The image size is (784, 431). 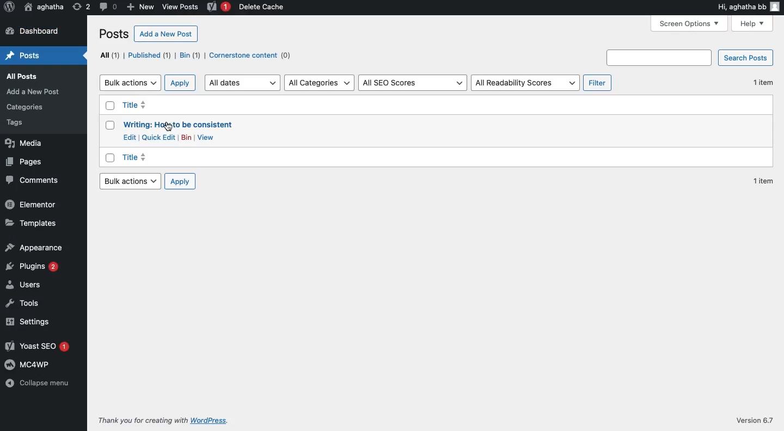 I want to click on 1 item, so click(x=761, y=181).